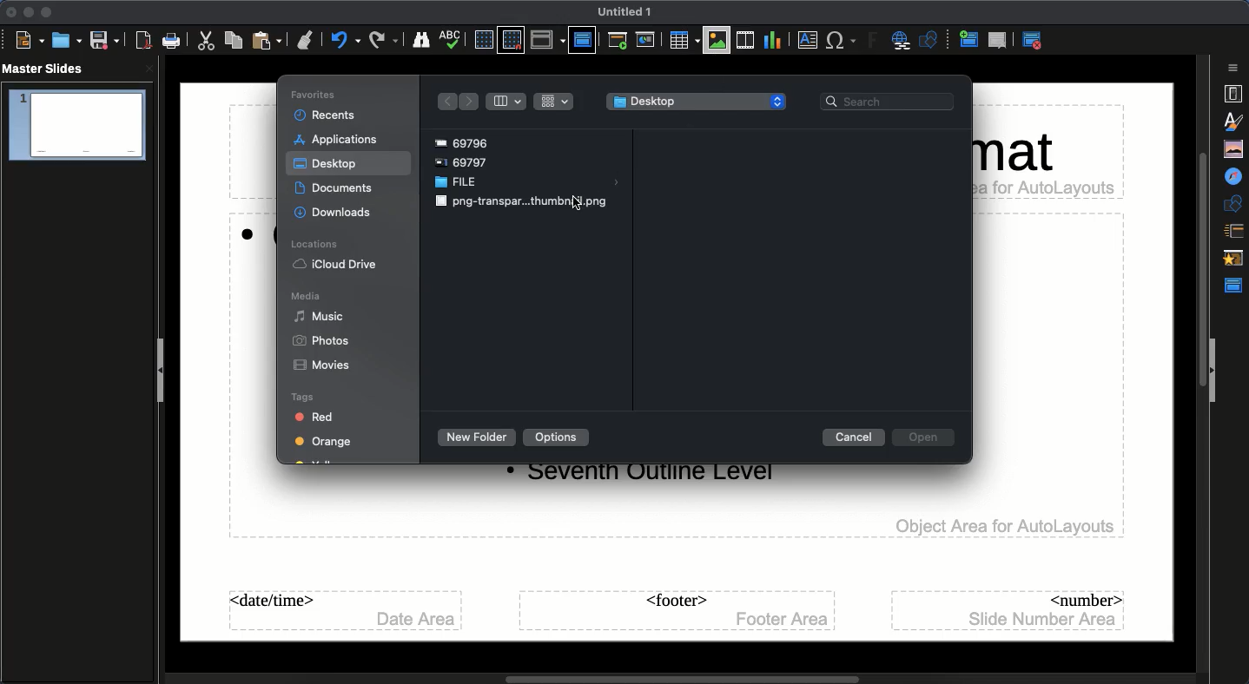 Image resolution: width=1249 pixels, height=684 pixels. I want to click on Shapes, so click(1235, 203).